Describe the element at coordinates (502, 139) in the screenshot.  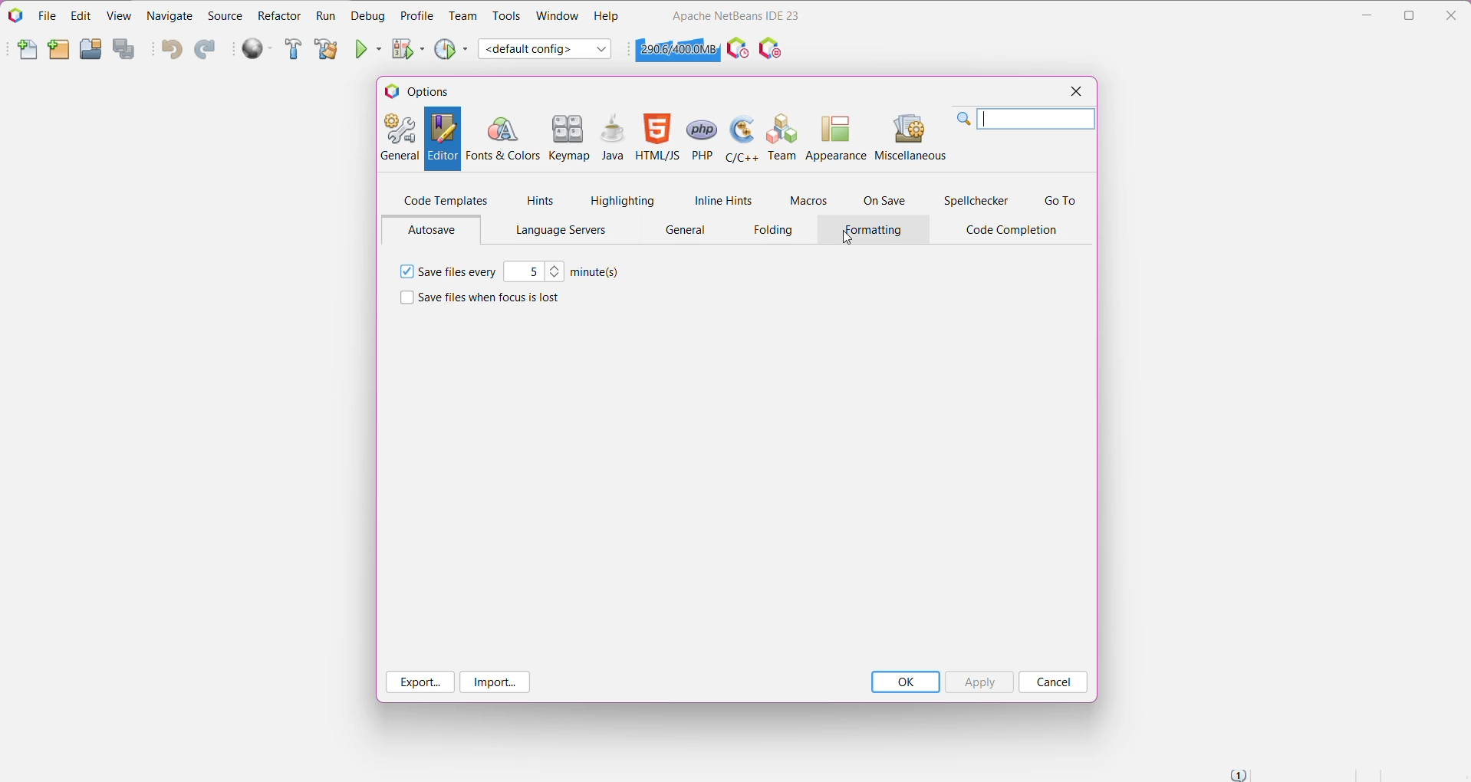
I see `Fonts and Colors` at that location.